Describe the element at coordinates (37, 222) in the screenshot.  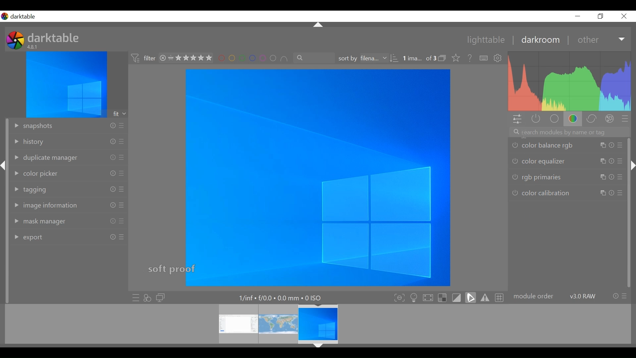
I see `mask manager` at that location.